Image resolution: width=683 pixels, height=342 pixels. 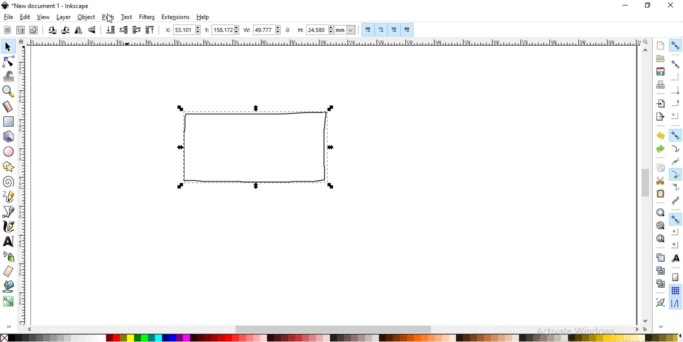 I want to click on snap bounding boxes, so click(x=676, y=63).